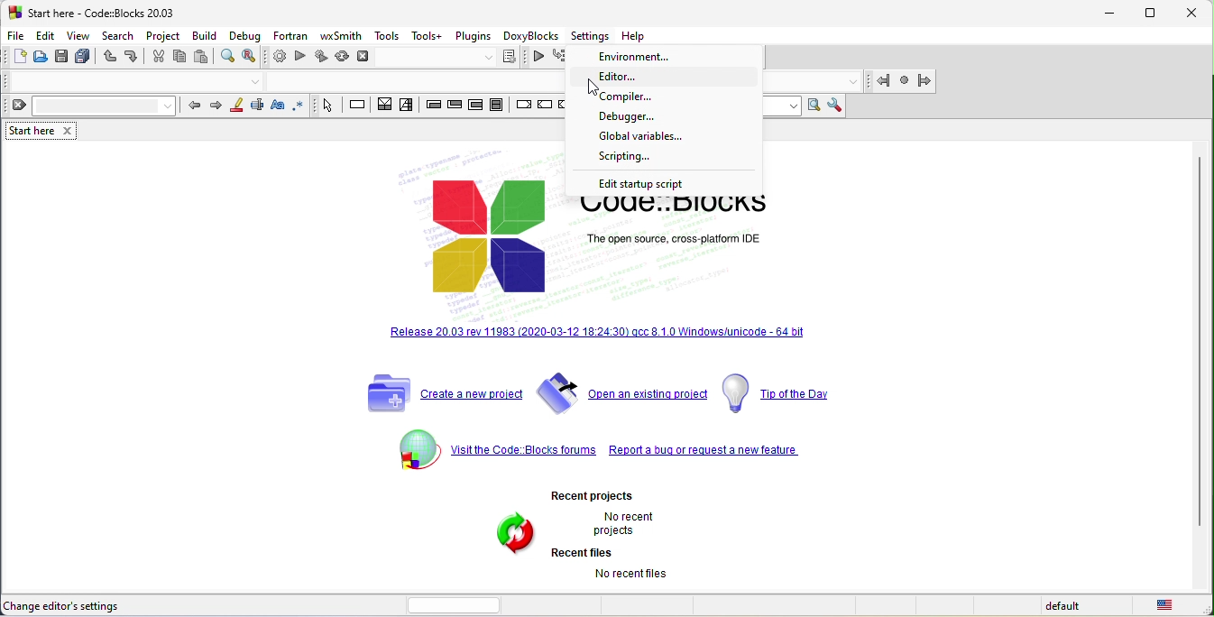 The width and height of the screenshot is (1214, 617). Describe the element at coordinates (161, 58) in the screenshot. I see `cut` at that location.